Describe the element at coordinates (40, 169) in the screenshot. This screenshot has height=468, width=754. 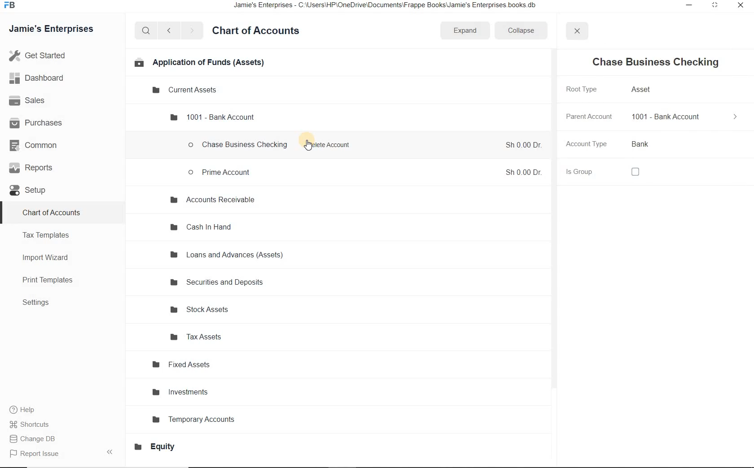
I see `Reports` at that location.